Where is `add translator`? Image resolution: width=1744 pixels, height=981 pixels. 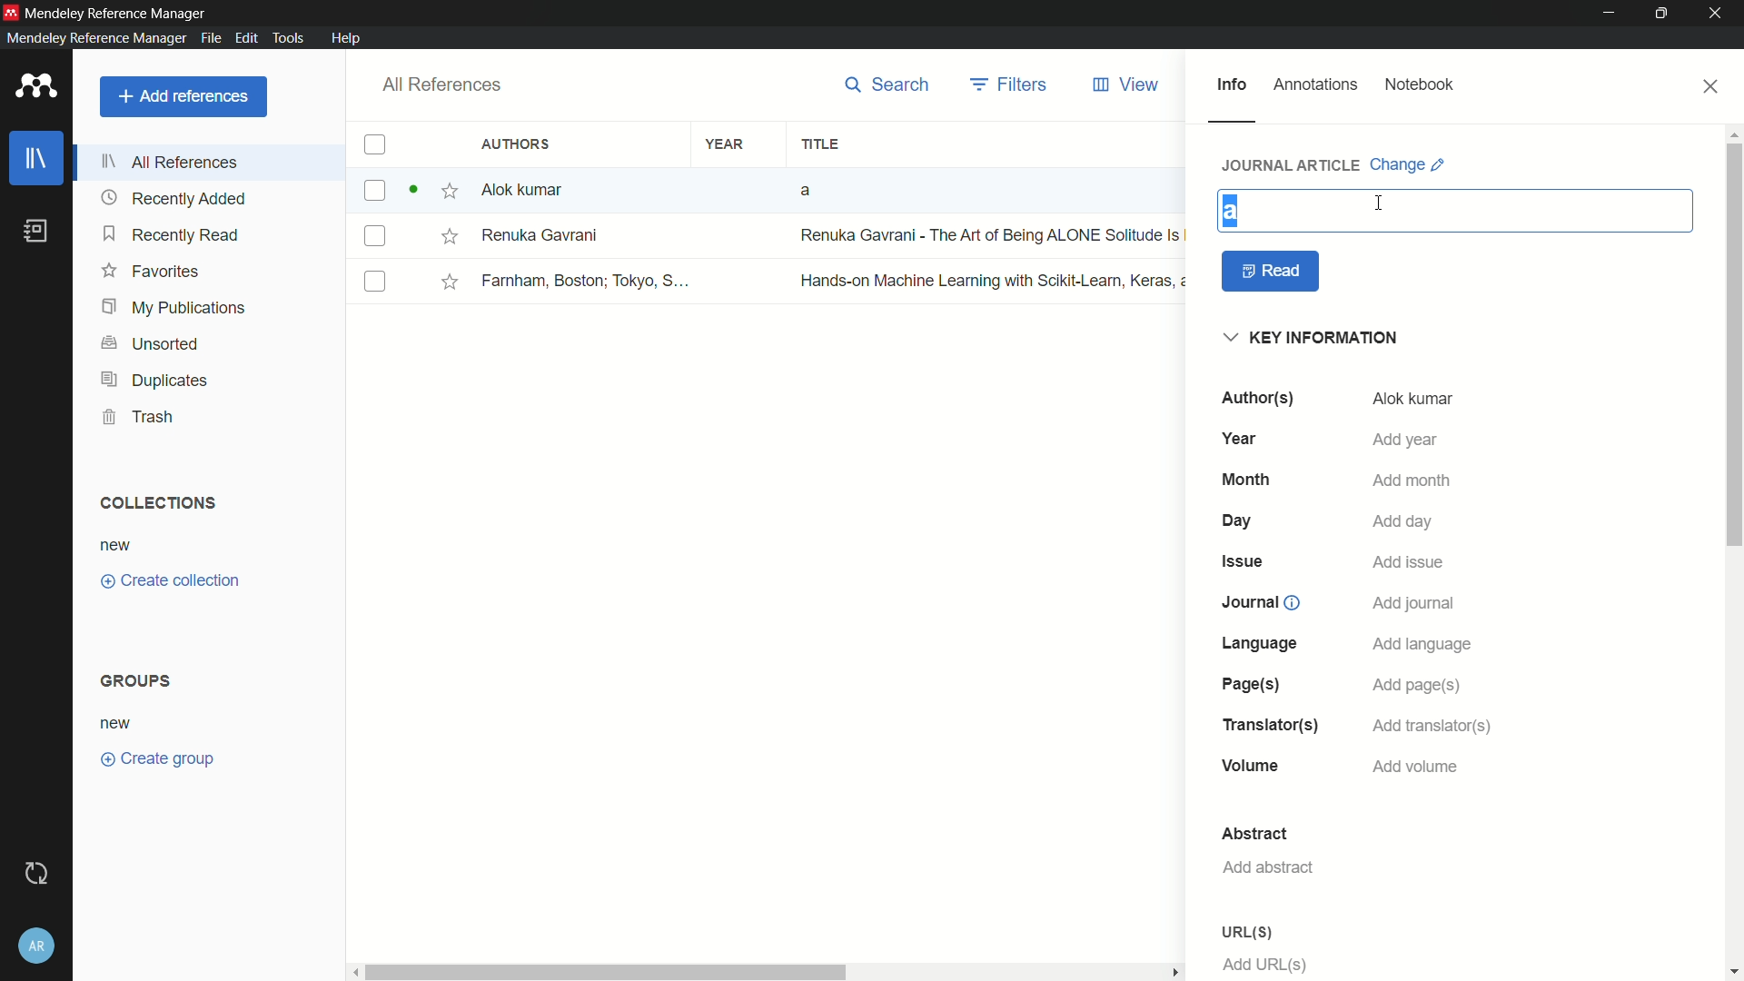 add translator is located at coordinates (1429, 727).